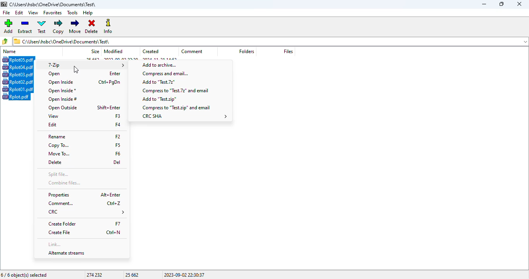 The width and height of the screenshot is (529, 279). Describe the element at coordinates (501, 4) in the screenshot. I see `maximize` at that location.